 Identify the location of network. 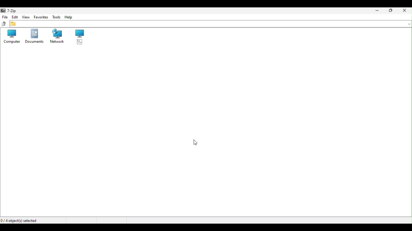
(57, 37).